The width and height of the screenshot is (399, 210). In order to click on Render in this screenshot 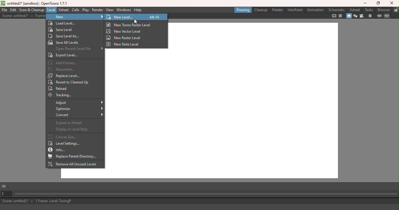, I will do `click(97, 10)`.